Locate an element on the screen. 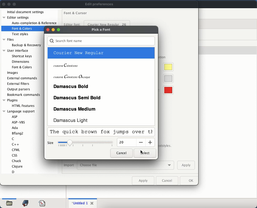 This screenshot has height=208, width=257. minimize is located at coordinates (53, 30).